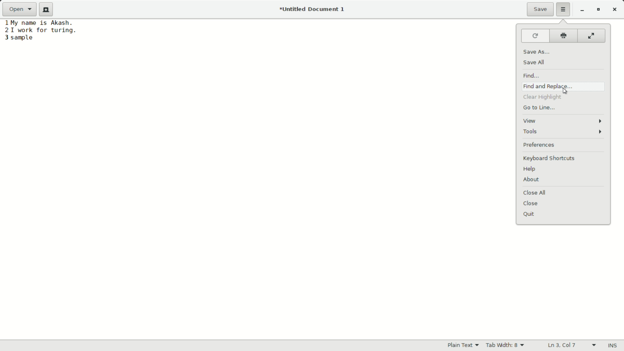  Describe the element at coordinates (312, 10) in the screenshot. I see `*Untitled Document 1` at that location.